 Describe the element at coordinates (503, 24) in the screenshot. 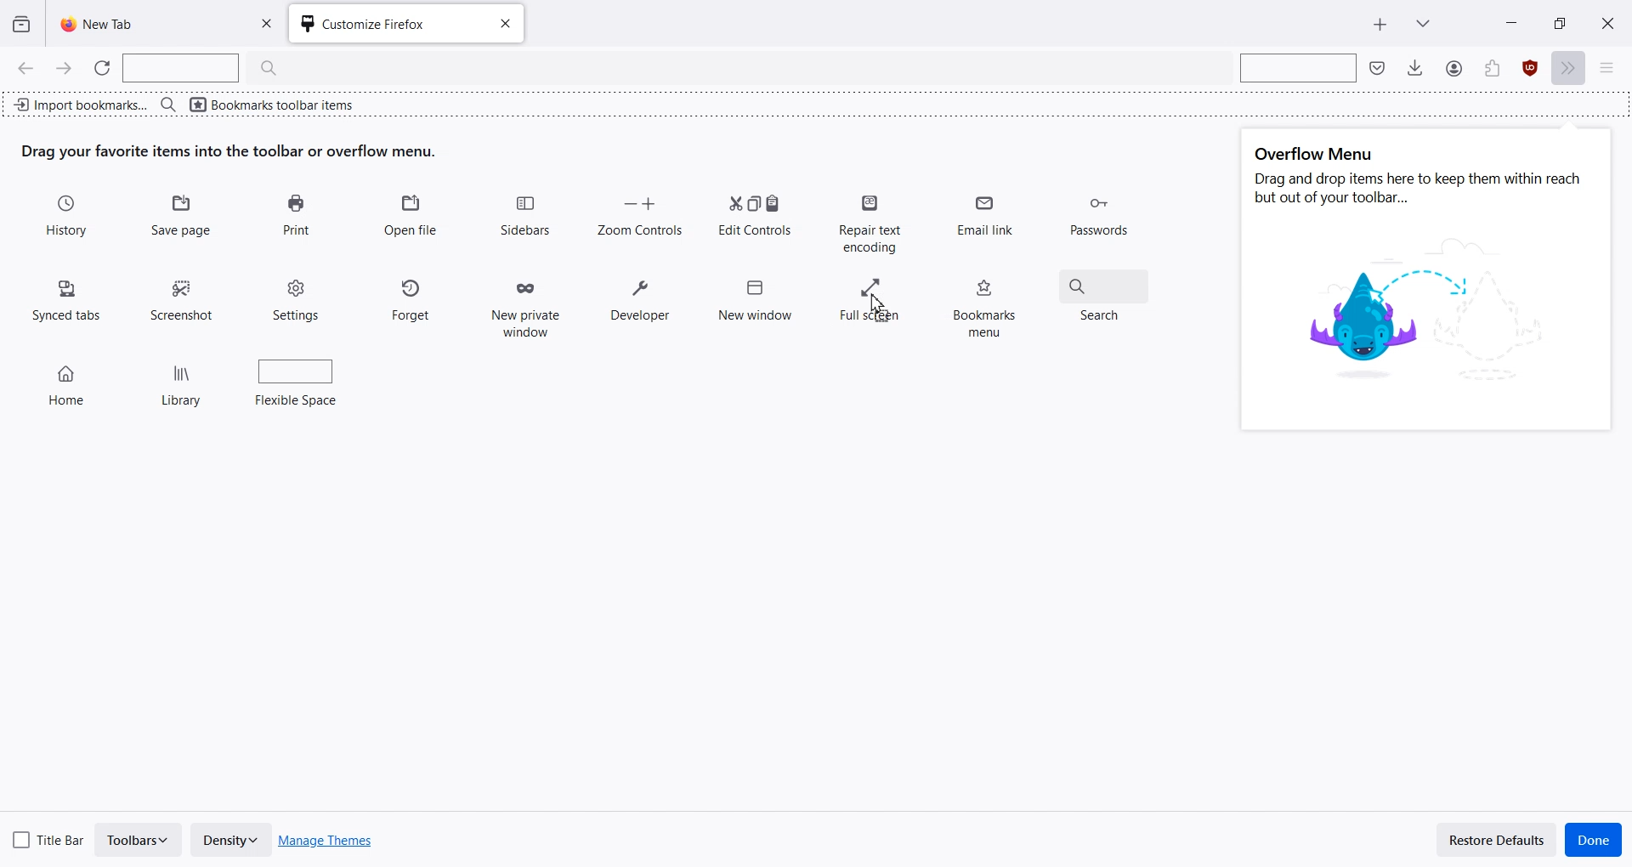

I see `Close tab` at that location.